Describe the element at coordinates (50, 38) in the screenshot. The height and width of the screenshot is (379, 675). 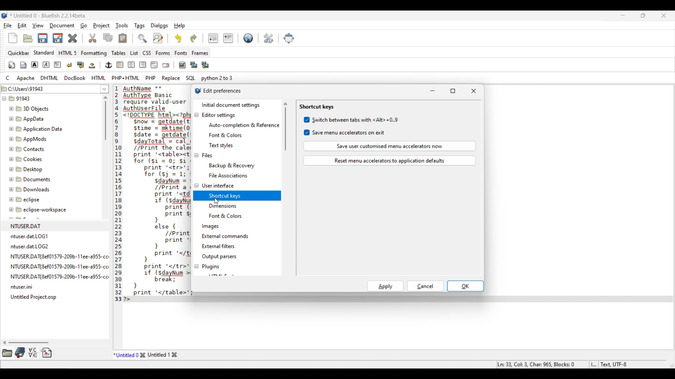
I see `Save options` at that location.